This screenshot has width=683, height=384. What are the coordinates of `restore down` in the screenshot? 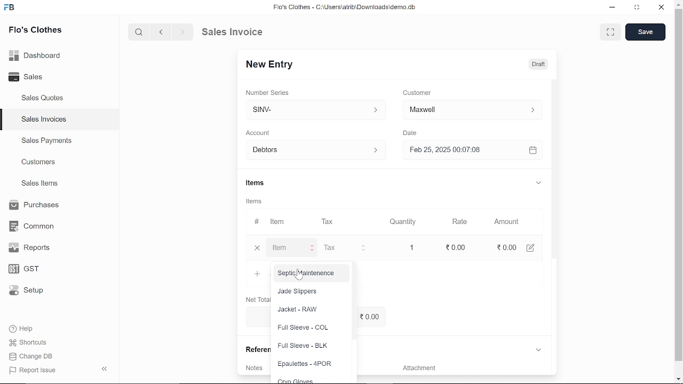 It's located at (638, 8).